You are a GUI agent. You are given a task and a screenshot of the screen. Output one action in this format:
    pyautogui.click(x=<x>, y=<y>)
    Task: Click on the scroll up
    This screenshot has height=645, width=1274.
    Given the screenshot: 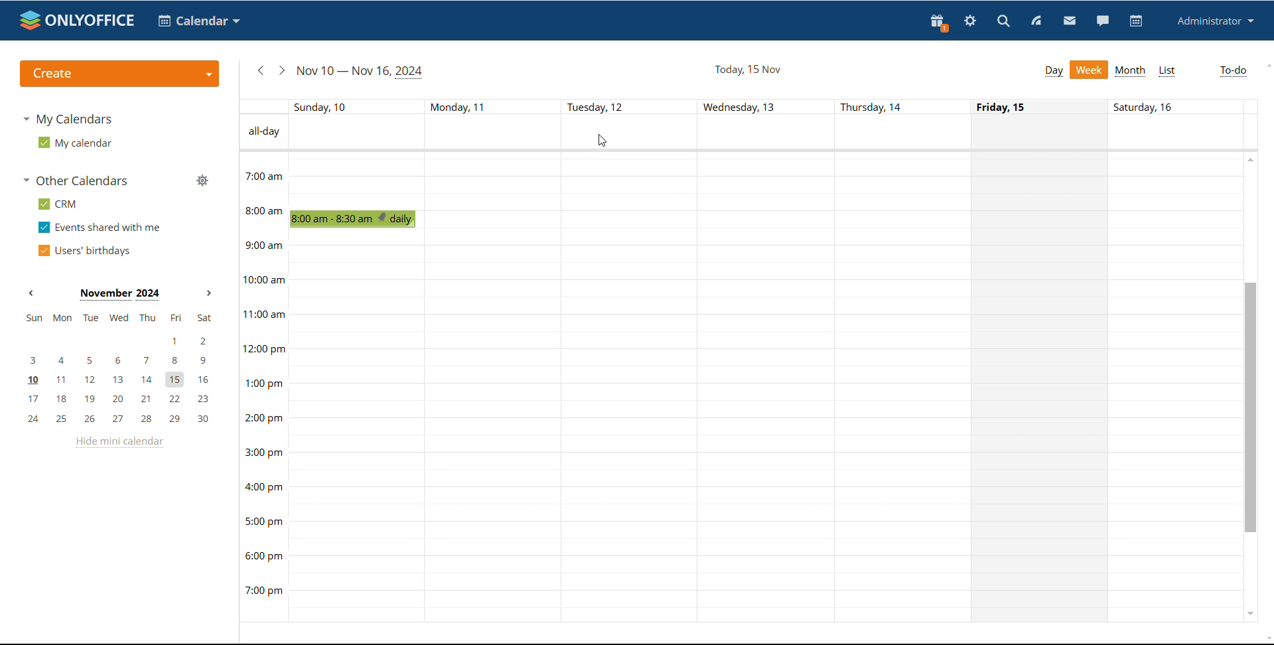 What is the action you would take?
    pyautogui.click(x=1266, y=64)
    